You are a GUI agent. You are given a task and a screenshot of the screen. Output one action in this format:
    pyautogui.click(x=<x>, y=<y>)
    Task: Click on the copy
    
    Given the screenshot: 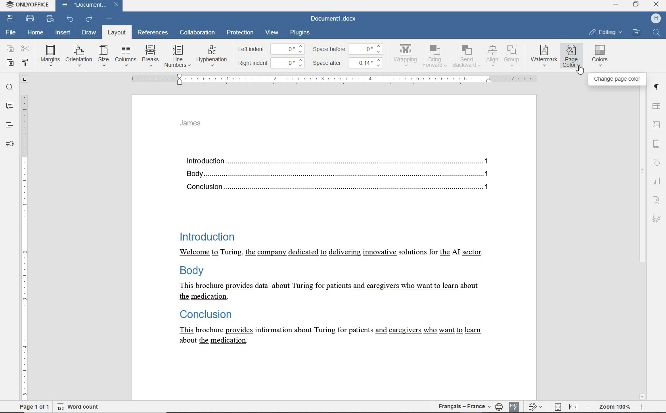 What is the action you would take?
    pyautogui.click(x=11, y=49)
    